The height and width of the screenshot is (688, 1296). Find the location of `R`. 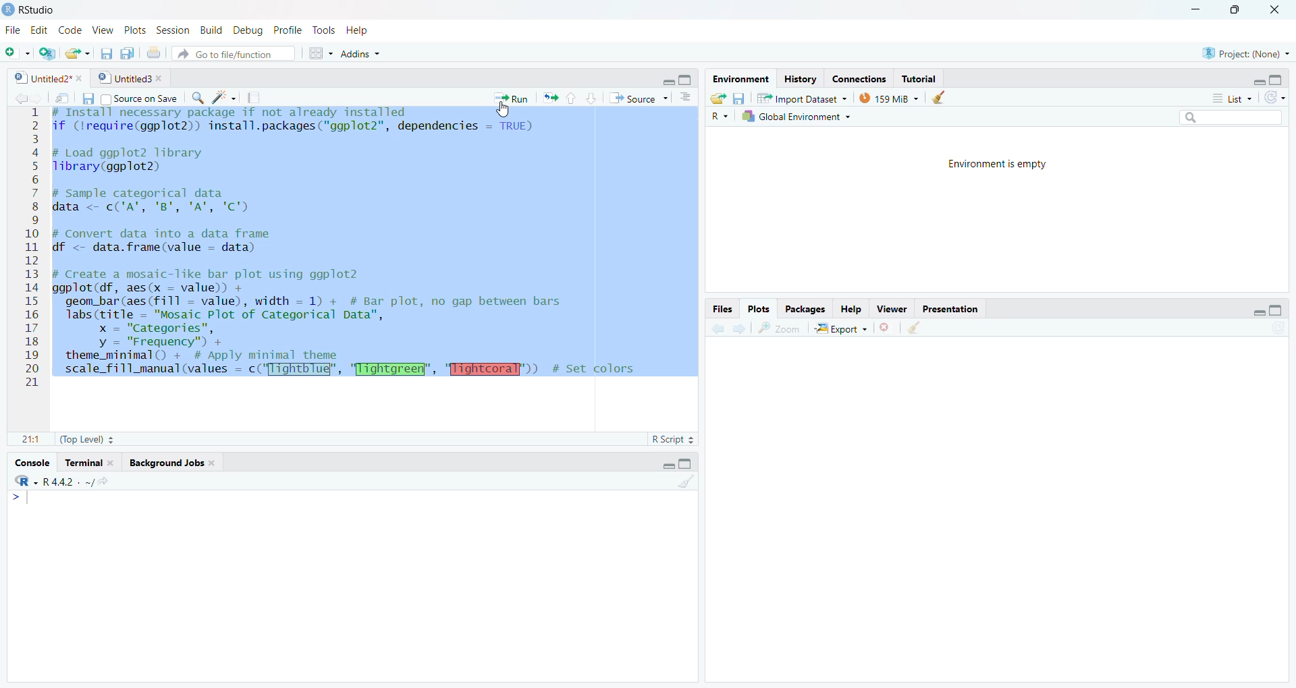

R is located at coordinates (719, 117).